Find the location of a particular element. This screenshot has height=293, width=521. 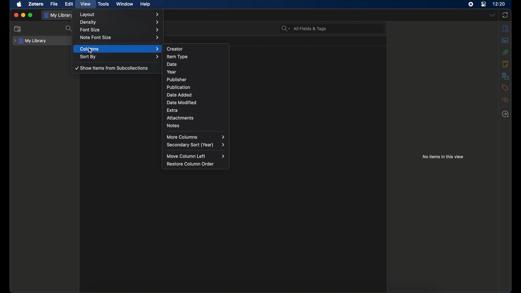

notes is located at coordinates (505, 64).